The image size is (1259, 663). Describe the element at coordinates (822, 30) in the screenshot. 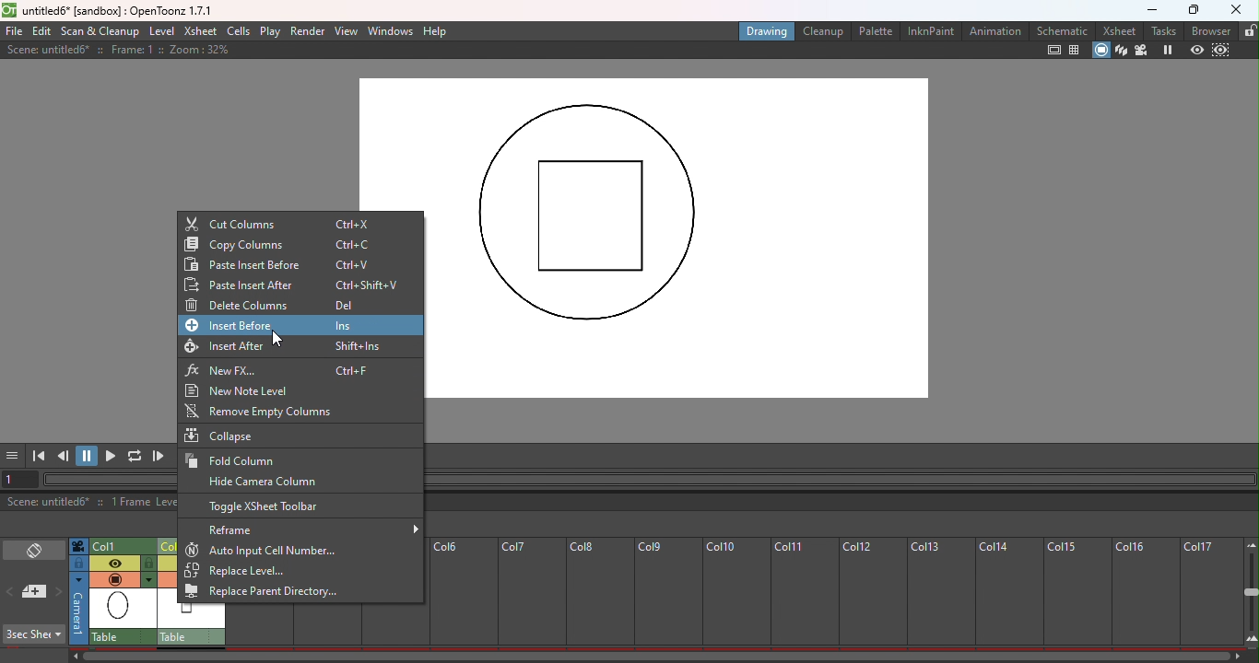

I see `Cleanup` at that location.